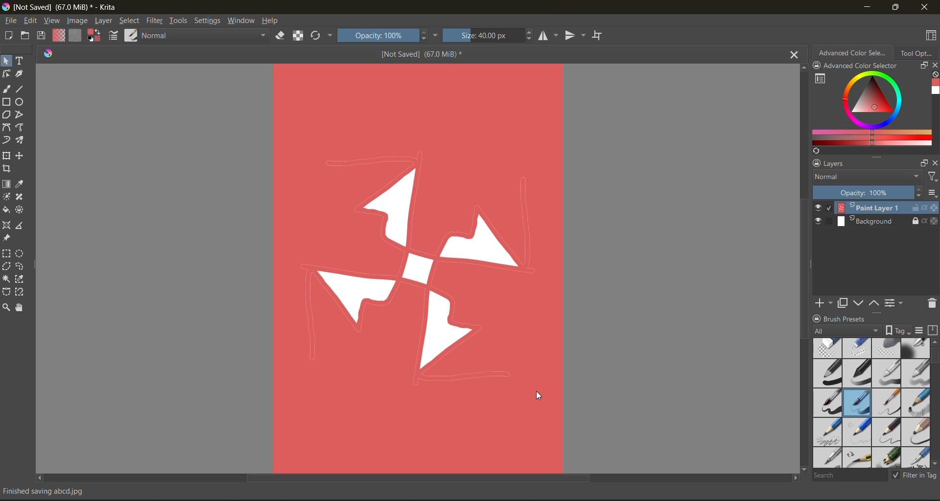 Image resolution: width=940 pixels, height=501 pixels. Describe the element at coordinates (934, 164) in the screenshot. I see `close` at that location.